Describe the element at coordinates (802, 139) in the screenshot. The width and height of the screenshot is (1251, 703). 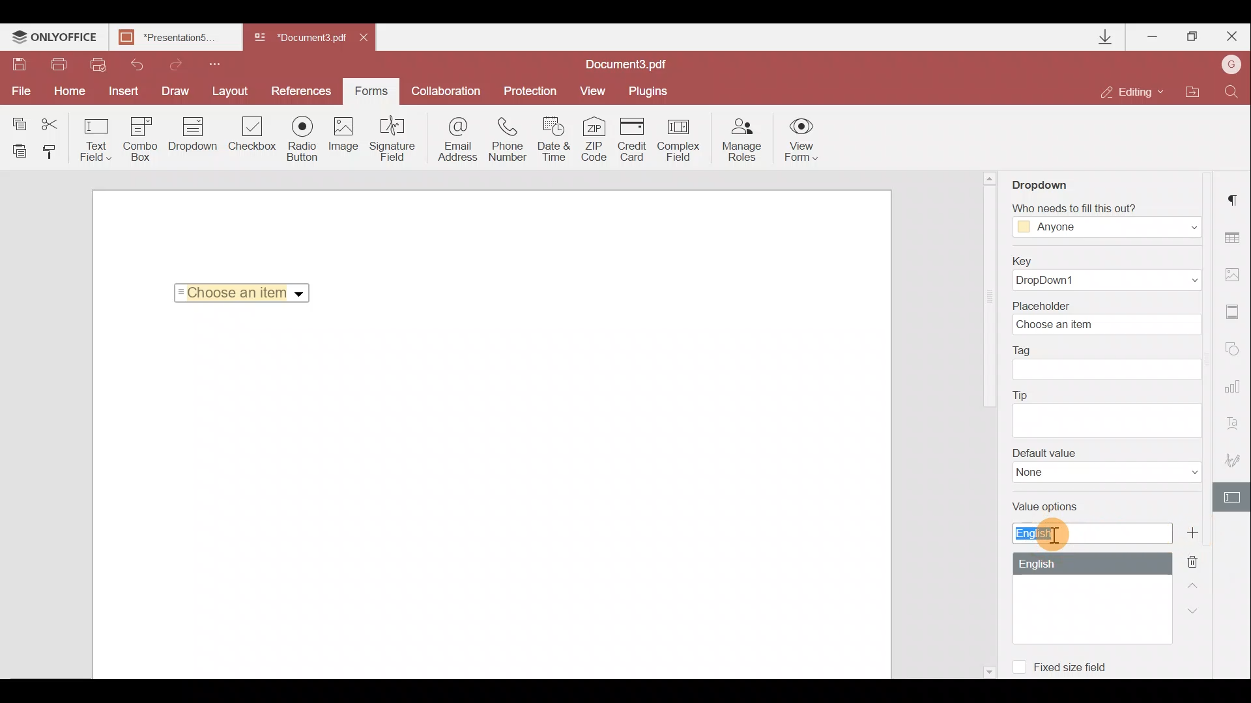
I see `View form` at that location.